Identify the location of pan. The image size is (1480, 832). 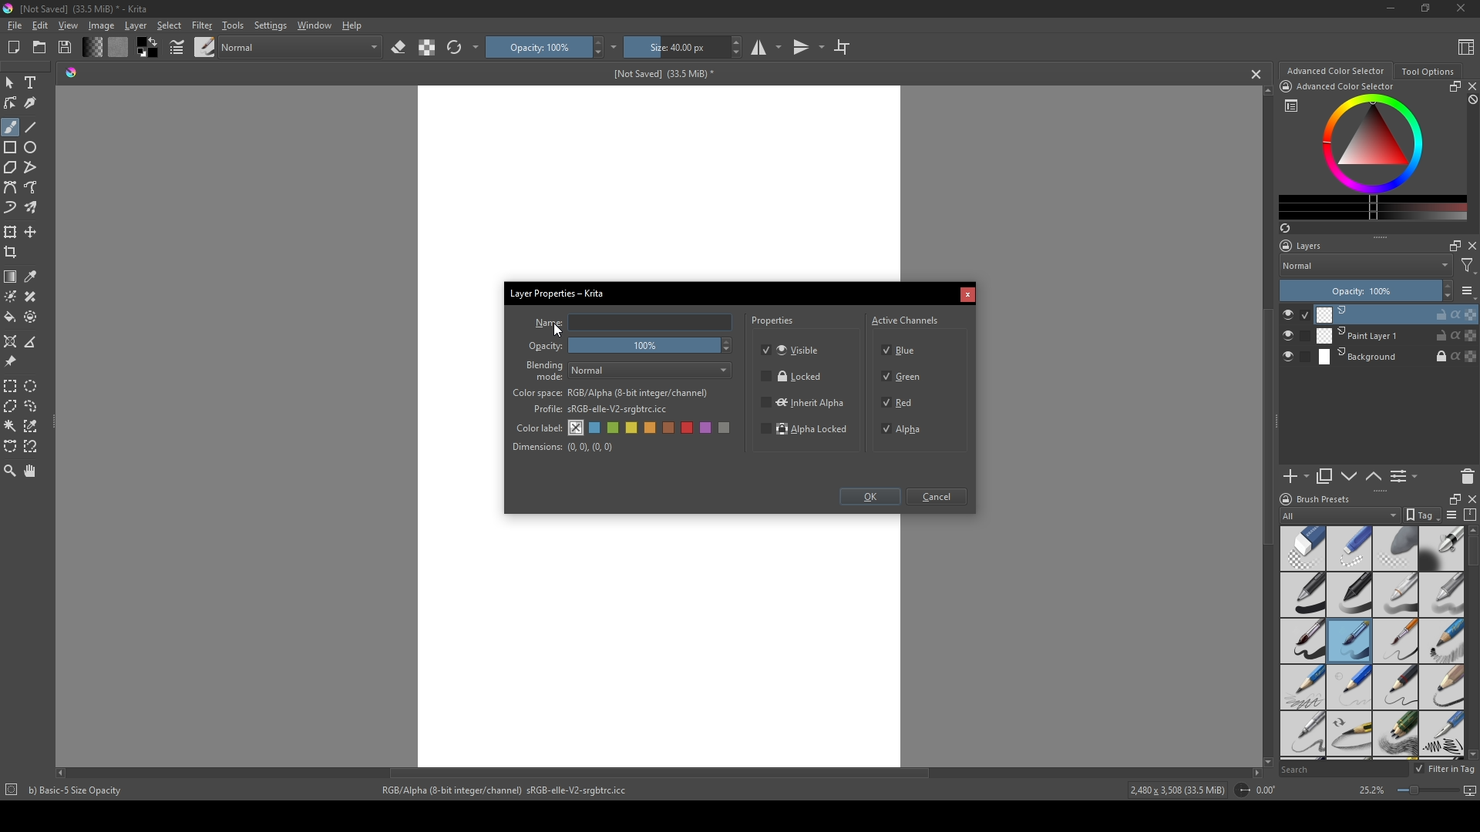
(32, 471).